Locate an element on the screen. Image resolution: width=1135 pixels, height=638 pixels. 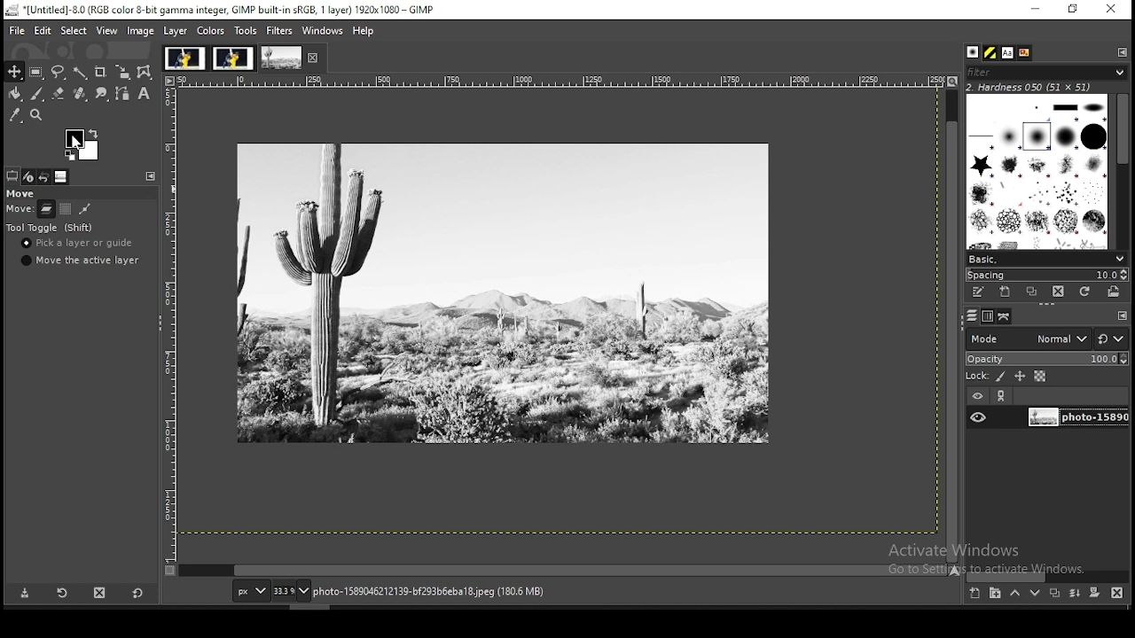
reload tool preset is located at coordinates (64, 592).